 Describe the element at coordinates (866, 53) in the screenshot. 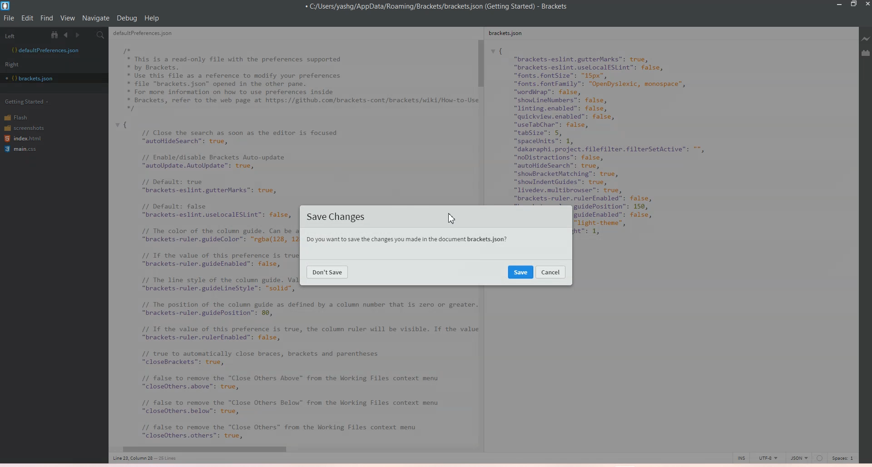

I see `Extension Manager` at that location.